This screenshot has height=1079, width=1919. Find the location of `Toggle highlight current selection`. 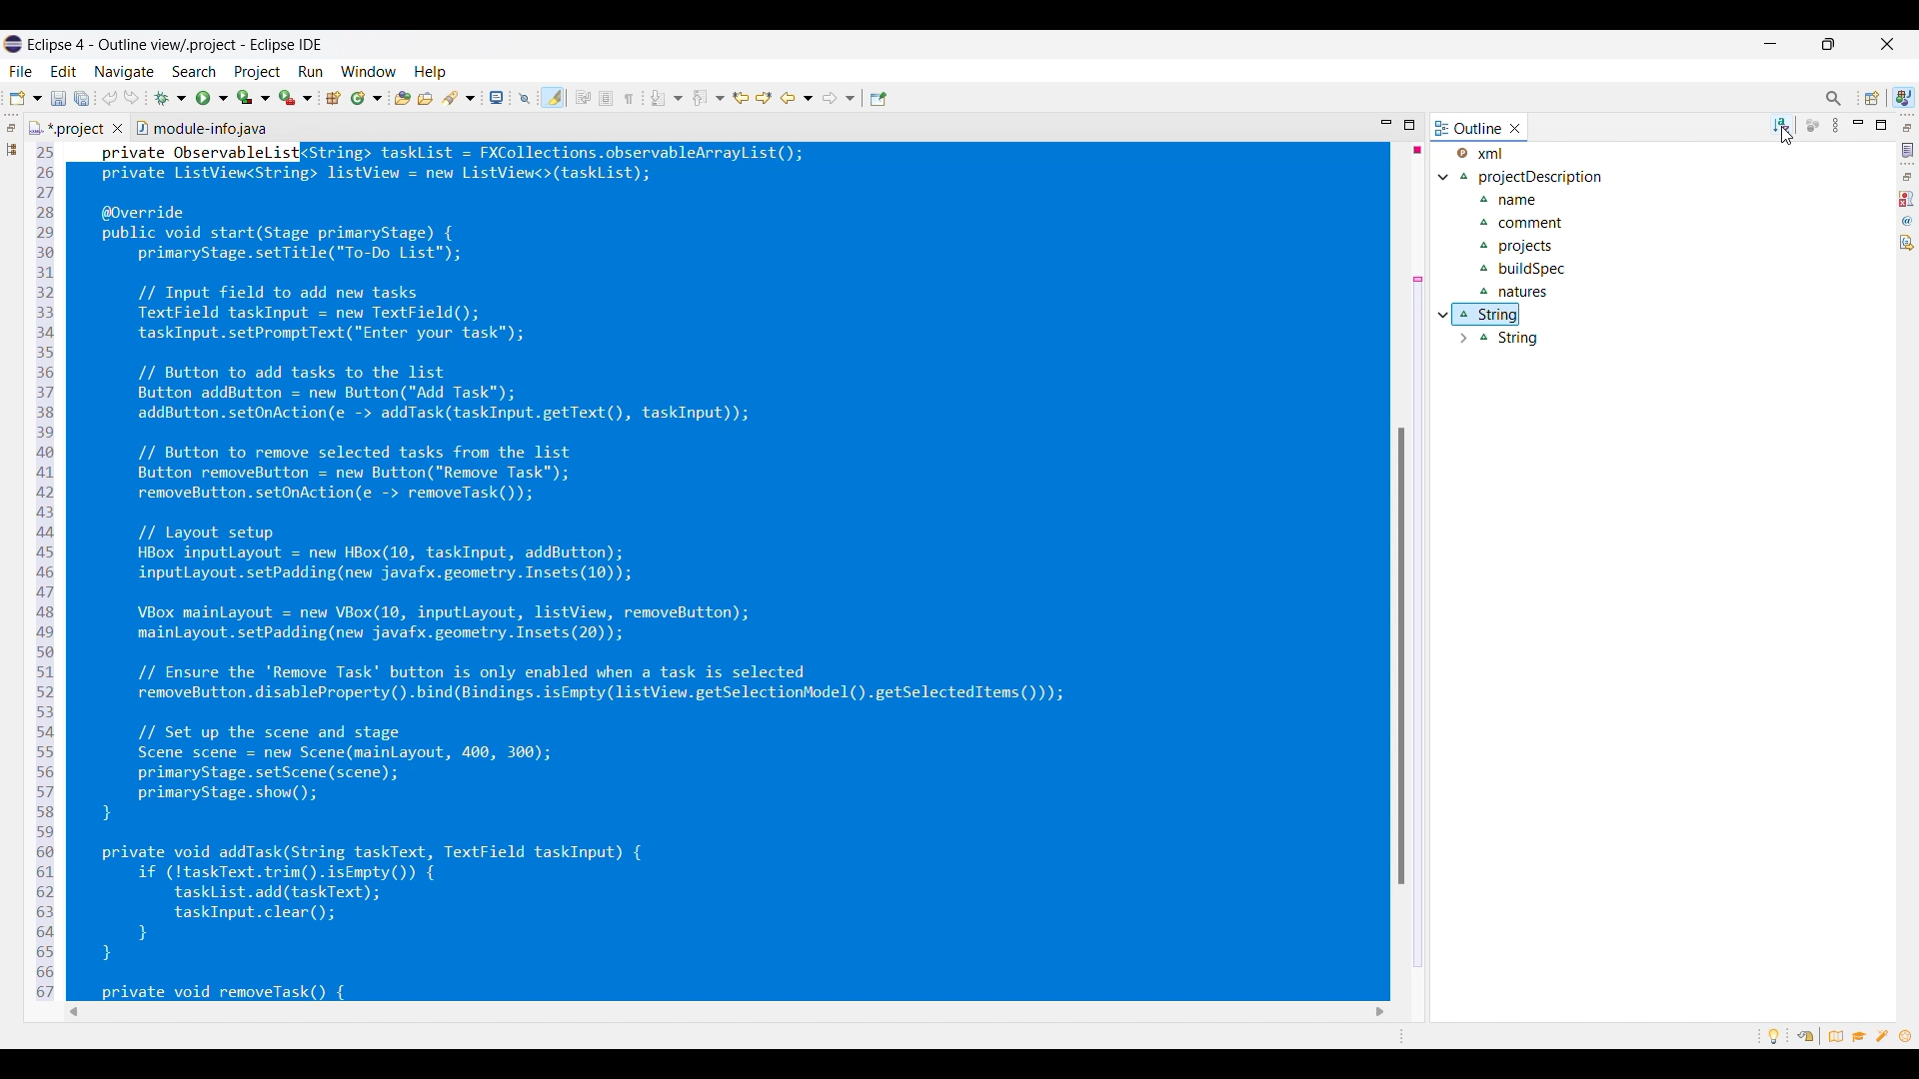

Toggle highlight current selection is located at coordinates (553, 98).